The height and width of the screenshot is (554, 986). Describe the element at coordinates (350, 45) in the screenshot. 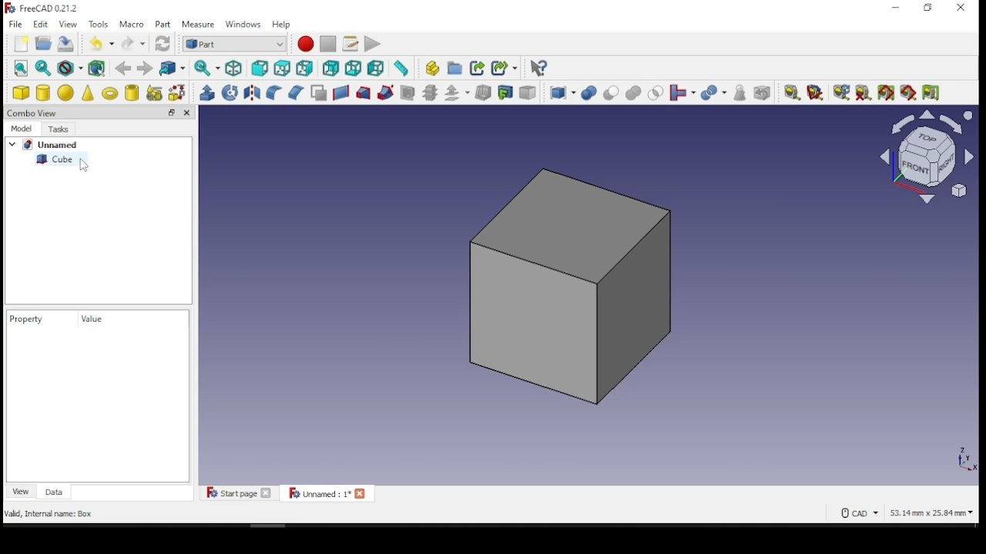

I see `macros` at that location.